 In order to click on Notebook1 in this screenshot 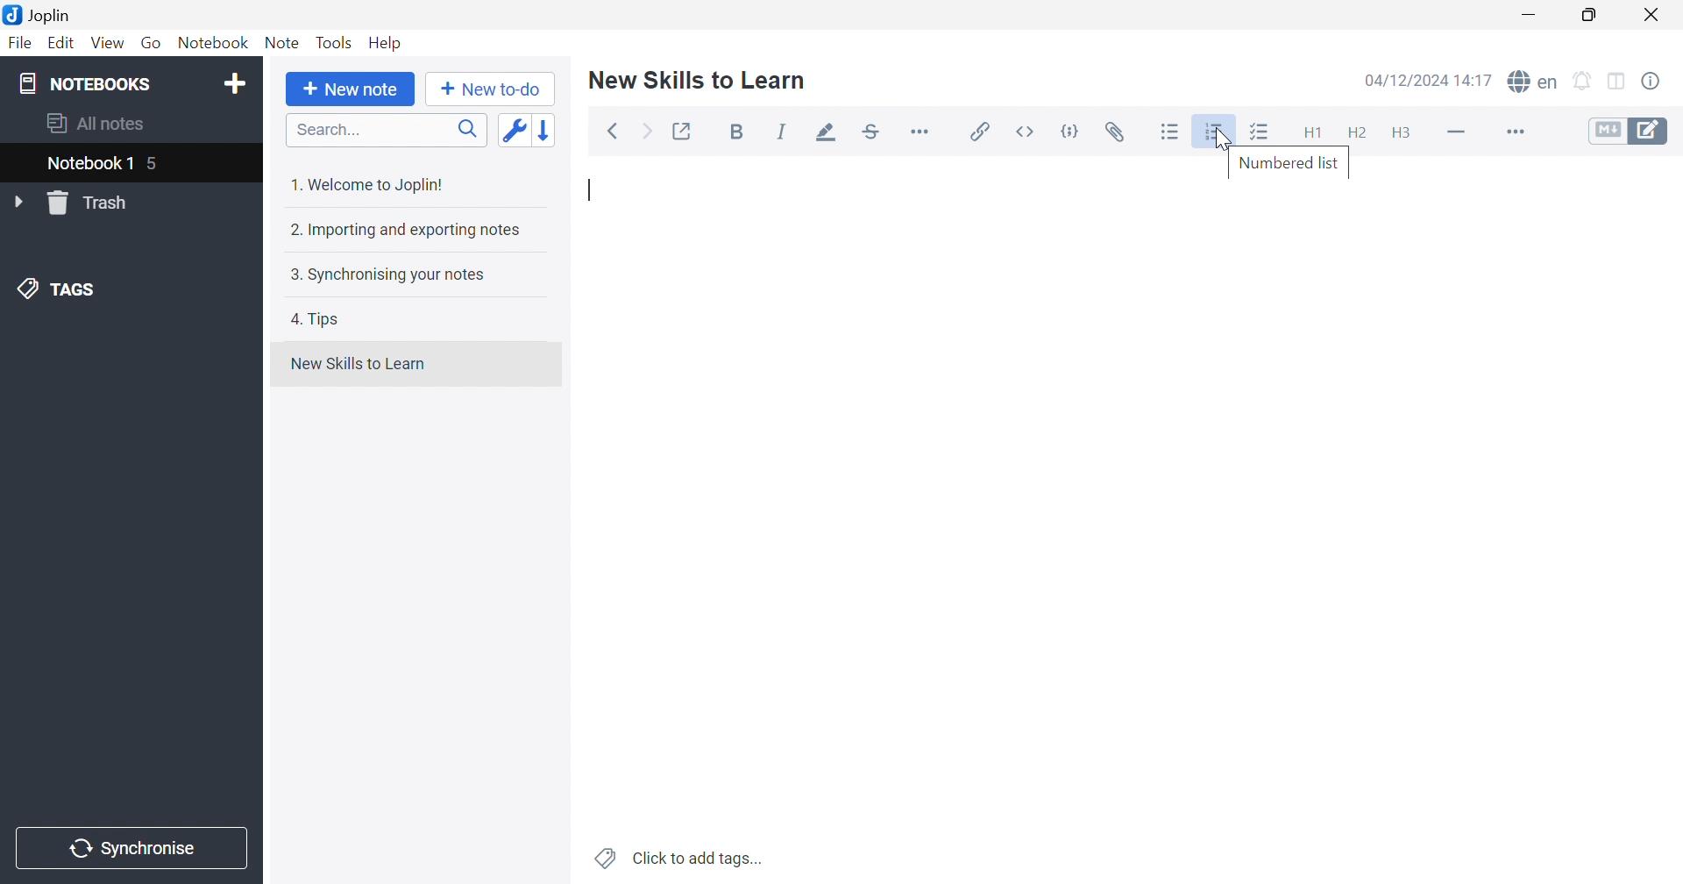, I will do `click(87, 162)`.